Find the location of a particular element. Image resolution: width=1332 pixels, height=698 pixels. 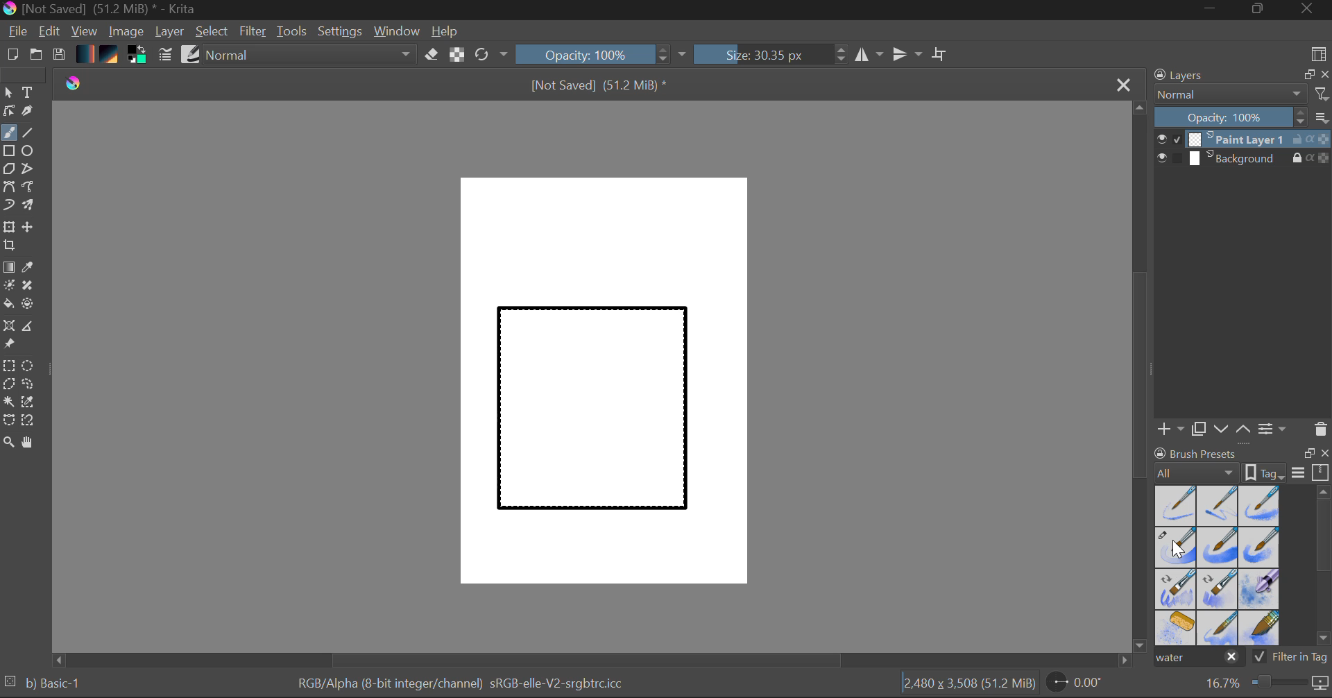

Move Layer Down is located at coordinates (1222, 429).